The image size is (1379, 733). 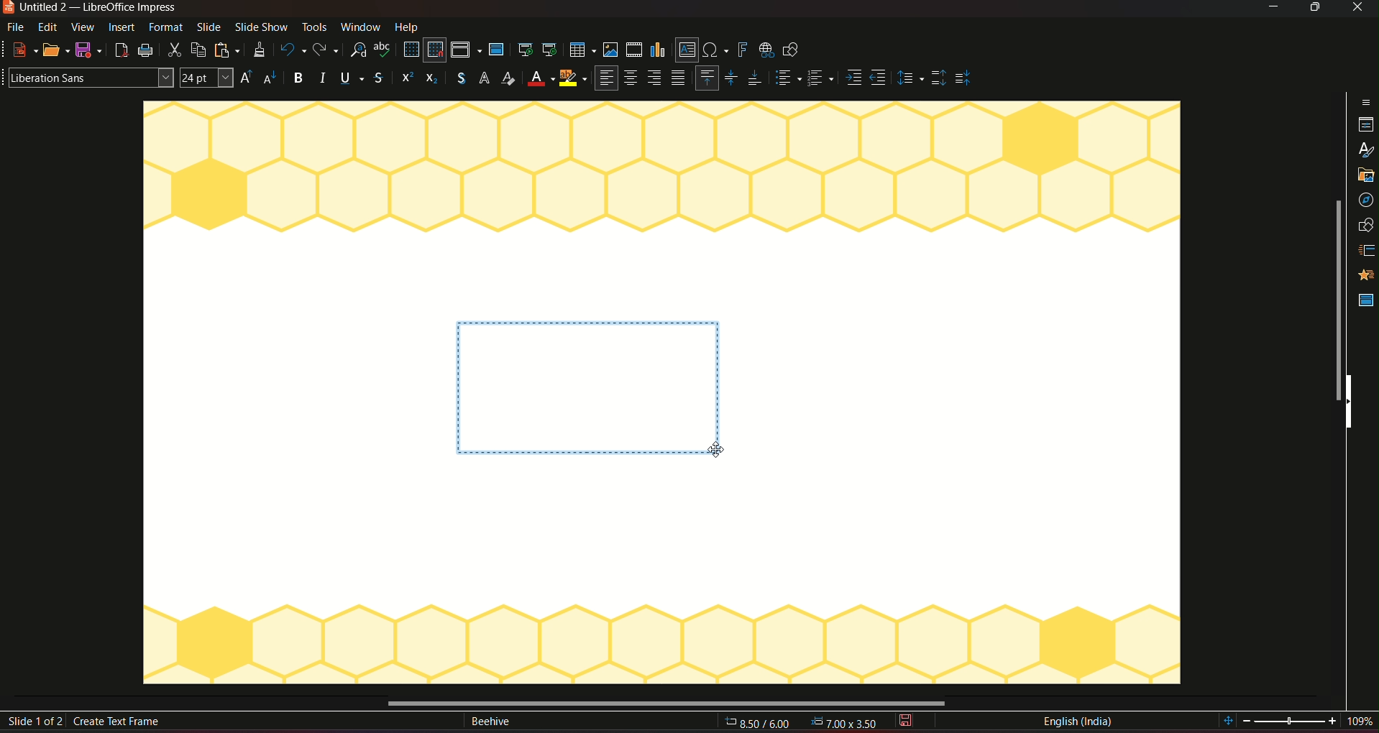 I want to click on file, so click(x=18, y=28).